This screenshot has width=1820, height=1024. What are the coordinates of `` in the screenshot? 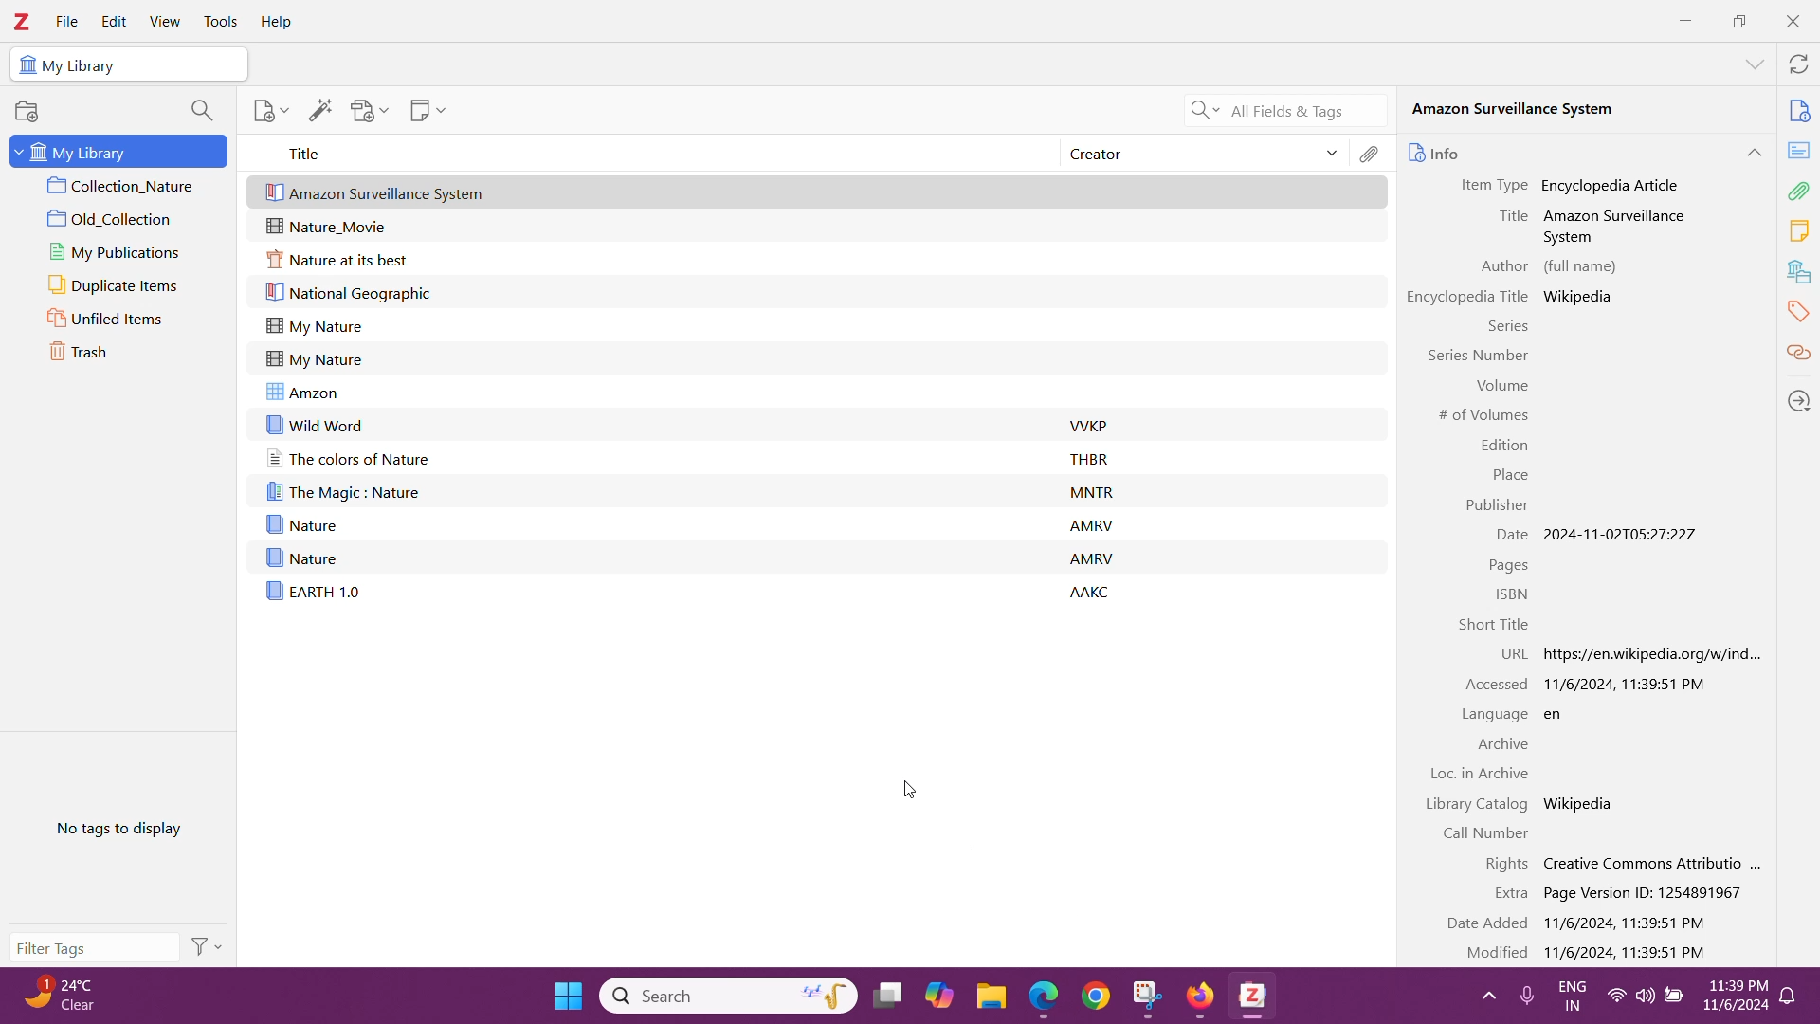 It's located at (1473, 774).